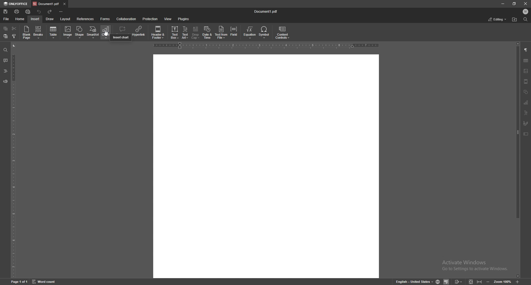 Image resolution: width=531 pixels, height=285 pixels. Describe the element at coordinates (6, 11) in the screenshot. I see `save` at that location.